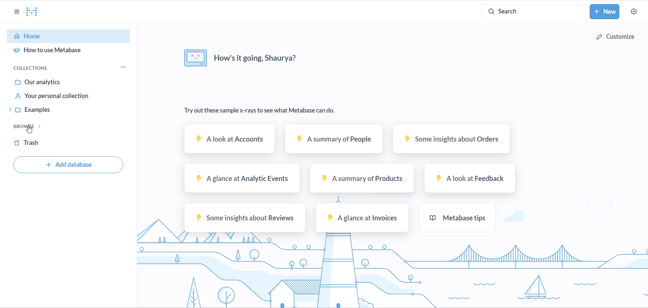 The image size is (648, 308). Describe the element at coordinates (60, 97) in the screenshot. I see `YOUR PERSONAL COLLECTION` at that location.